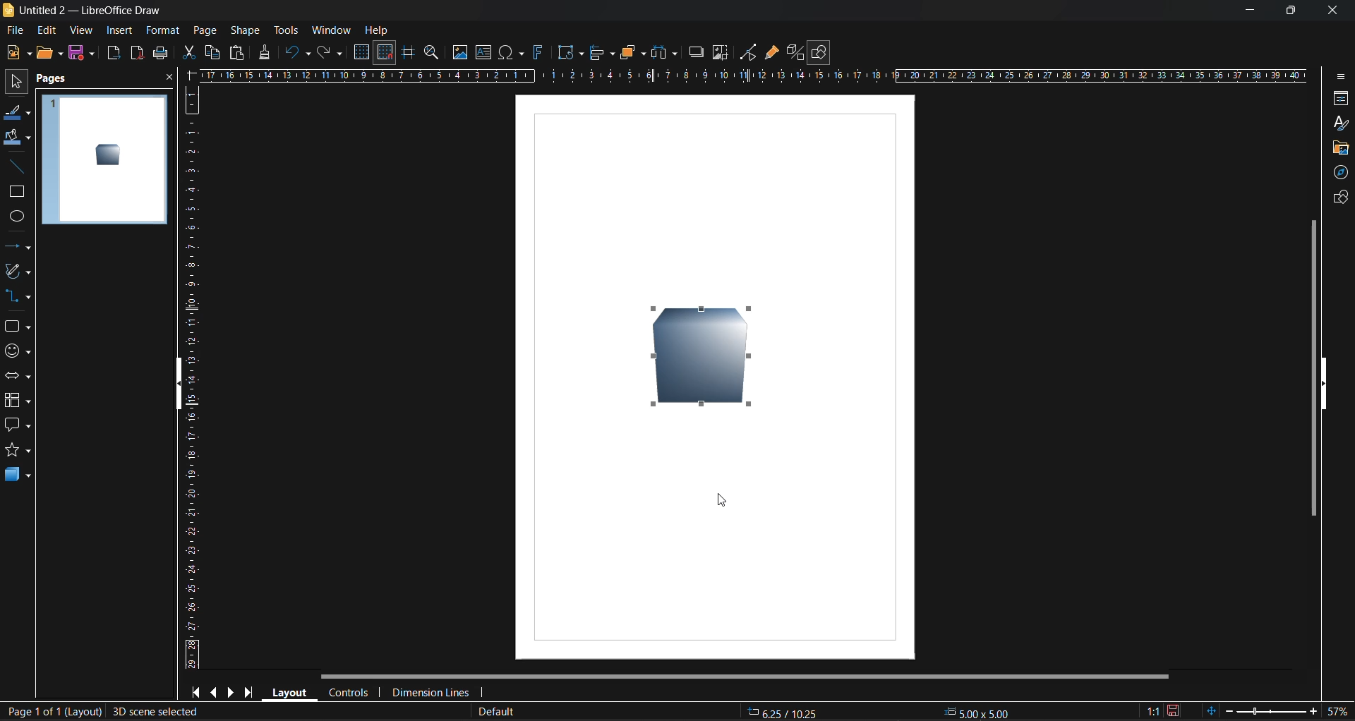 This screenshot has width=1355, height=721. What do you see at coordinates (248, 30) in the screenshot?
I see `shape` at bounding box center [248, 30].